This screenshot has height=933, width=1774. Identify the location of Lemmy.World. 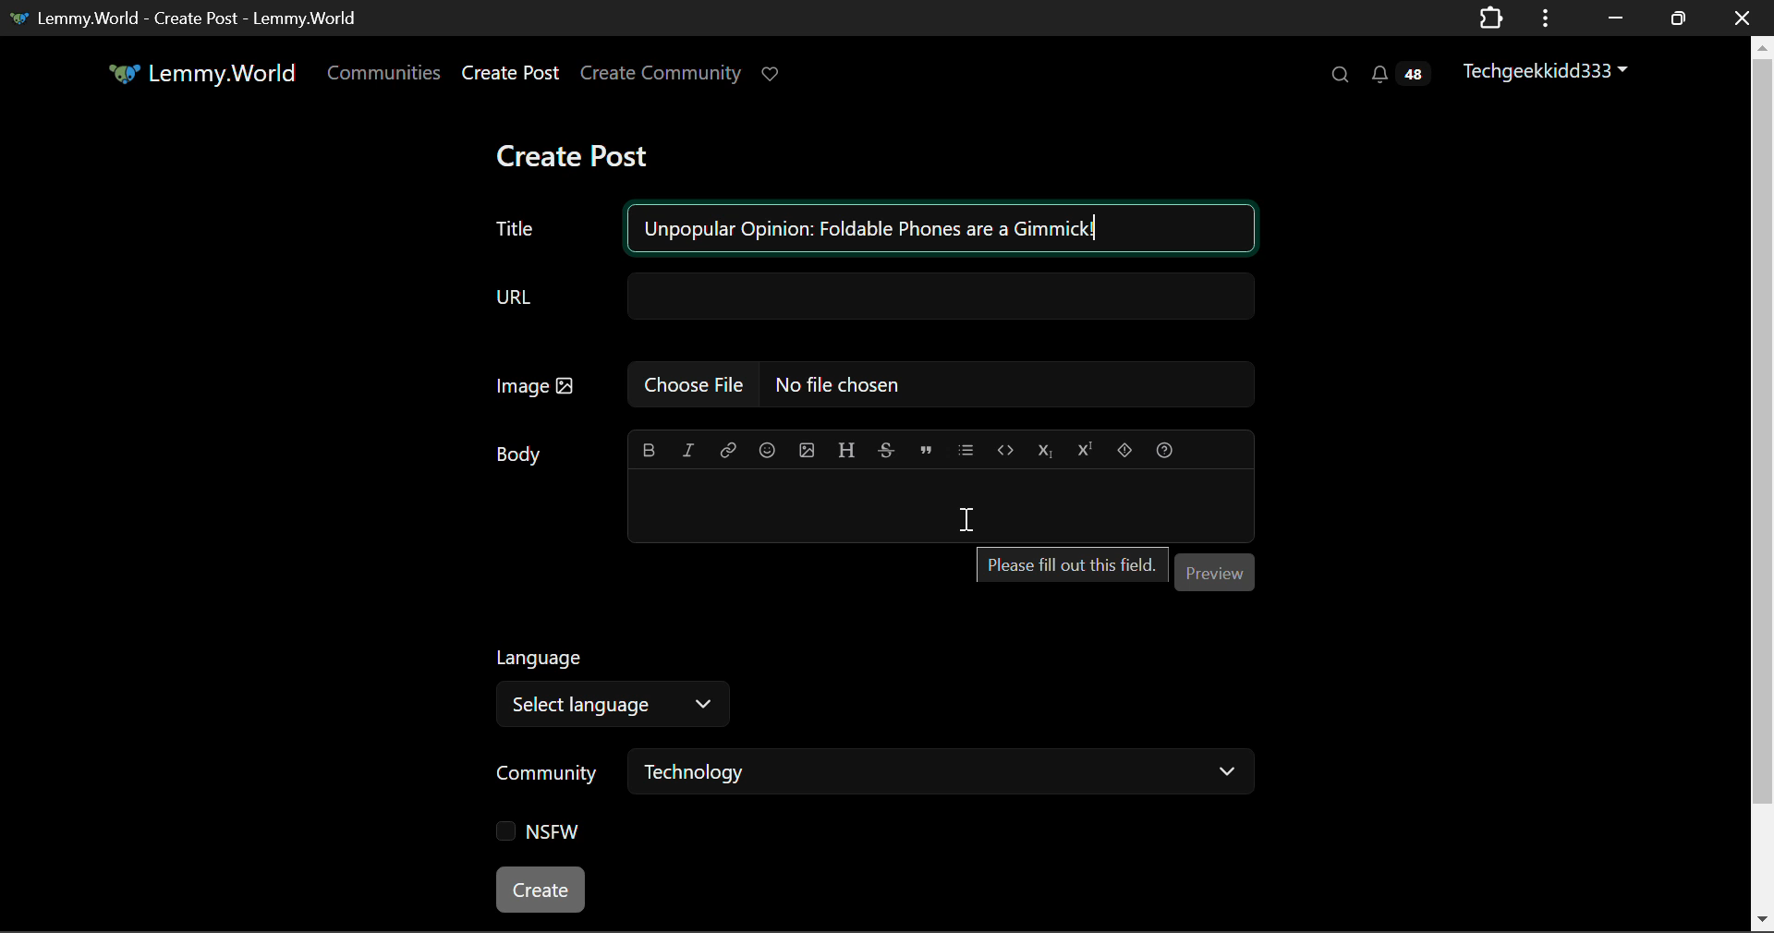
(205, 76).